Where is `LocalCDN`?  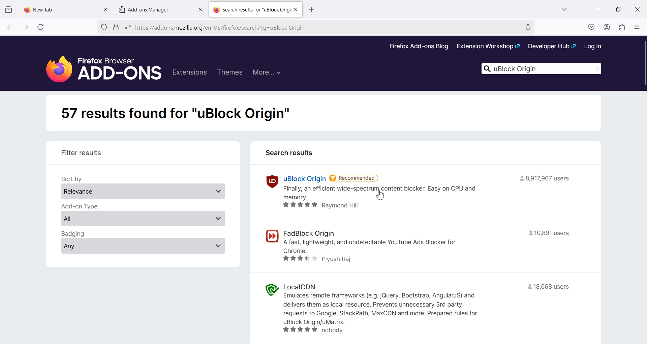 LocalCDN is located at coordinates (302, 286).